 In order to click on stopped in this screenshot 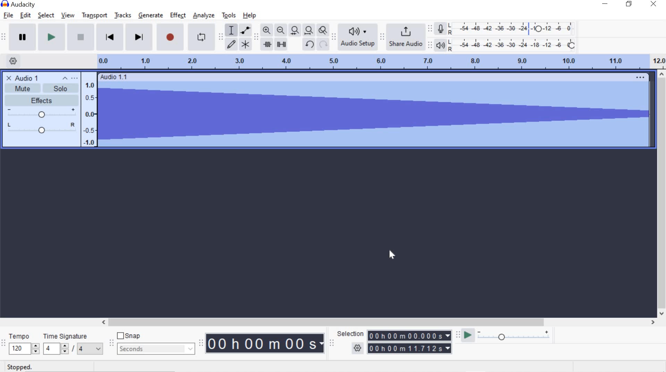, I will do `click(20, 367)`.